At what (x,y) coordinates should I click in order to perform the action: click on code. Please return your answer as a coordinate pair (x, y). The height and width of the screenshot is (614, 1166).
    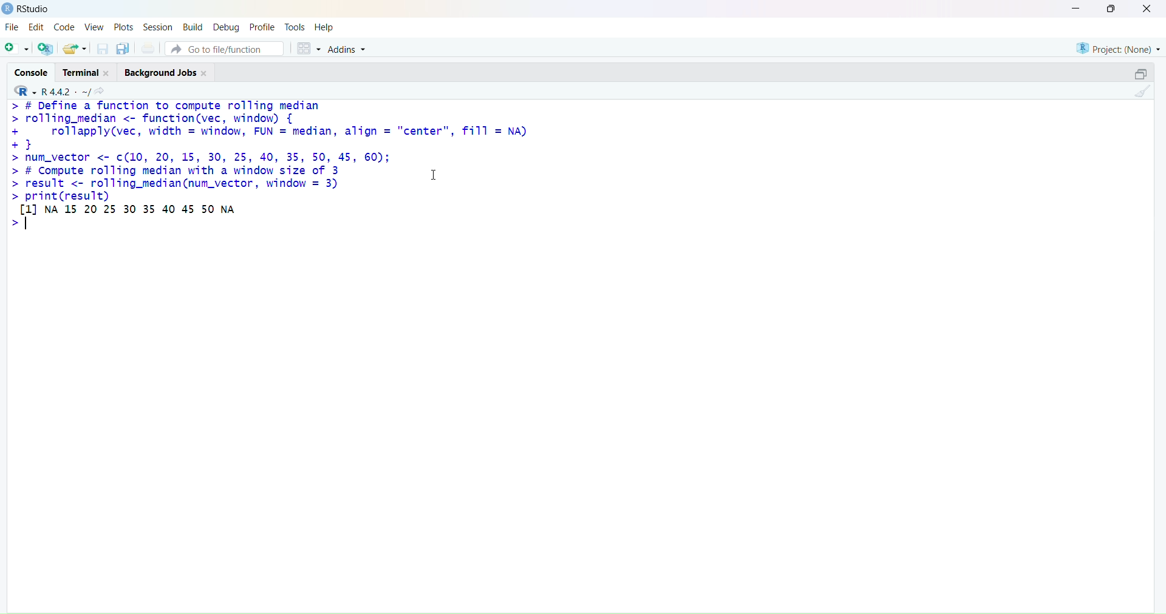
    Looking at the image, I should click on (65, 27).